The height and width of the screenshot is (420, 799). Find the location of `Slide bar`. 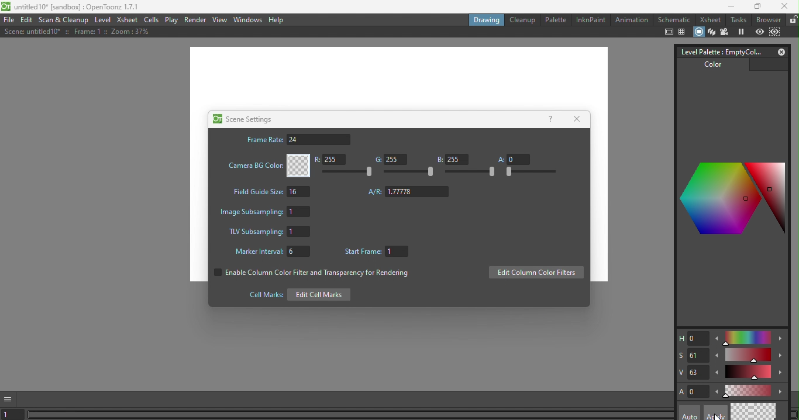

Slide bar is located at coordinates (471, 173).